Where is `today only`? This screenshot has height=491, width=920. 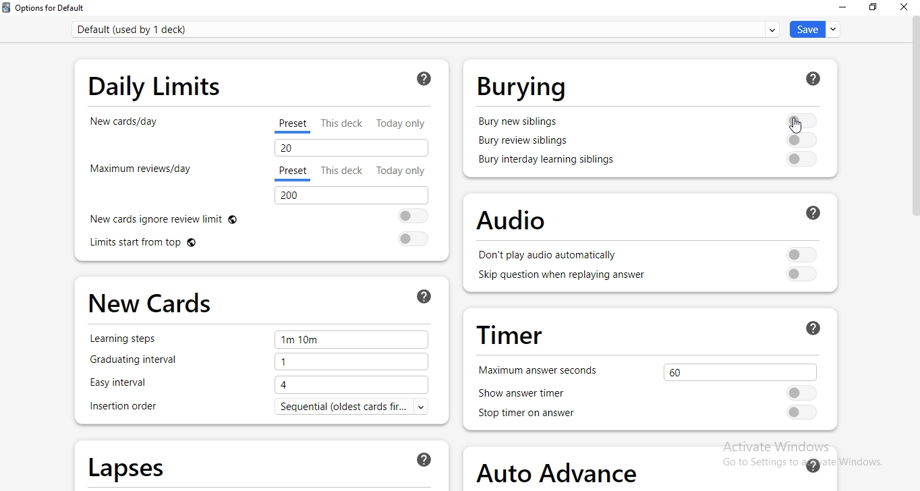 today only is located at coordinates (400, 171).